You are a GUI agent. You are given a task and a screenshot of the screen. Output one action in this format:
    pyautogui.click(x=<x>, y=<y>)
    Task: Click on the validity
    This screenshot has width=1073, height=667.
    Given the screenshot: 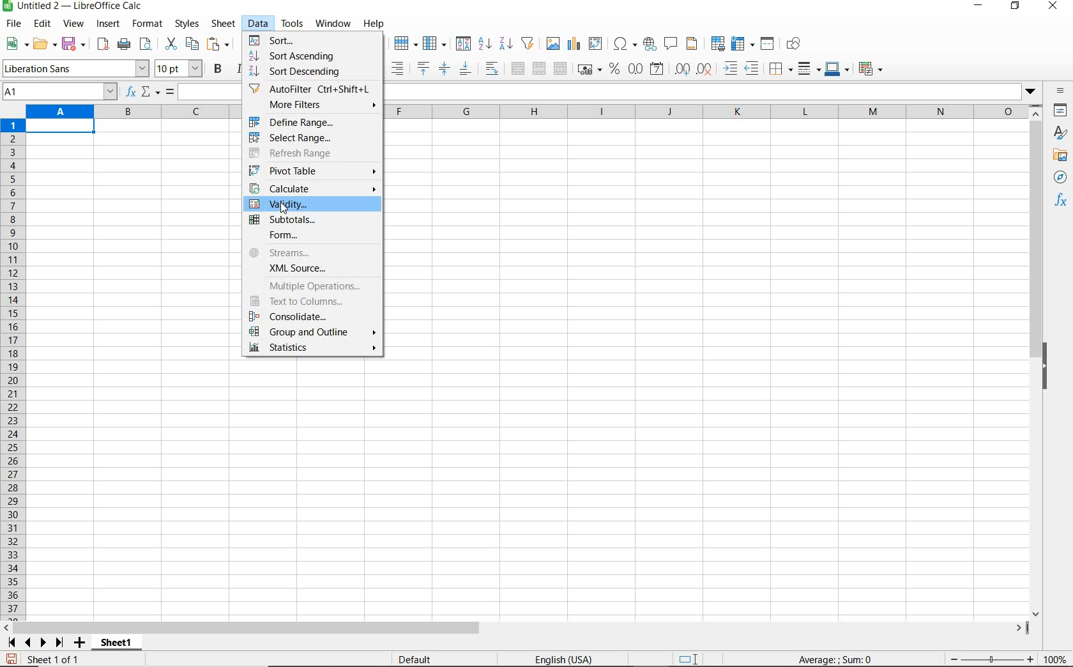 What is the action you would take?
    pyautogui.click(x=310, y=205)
    